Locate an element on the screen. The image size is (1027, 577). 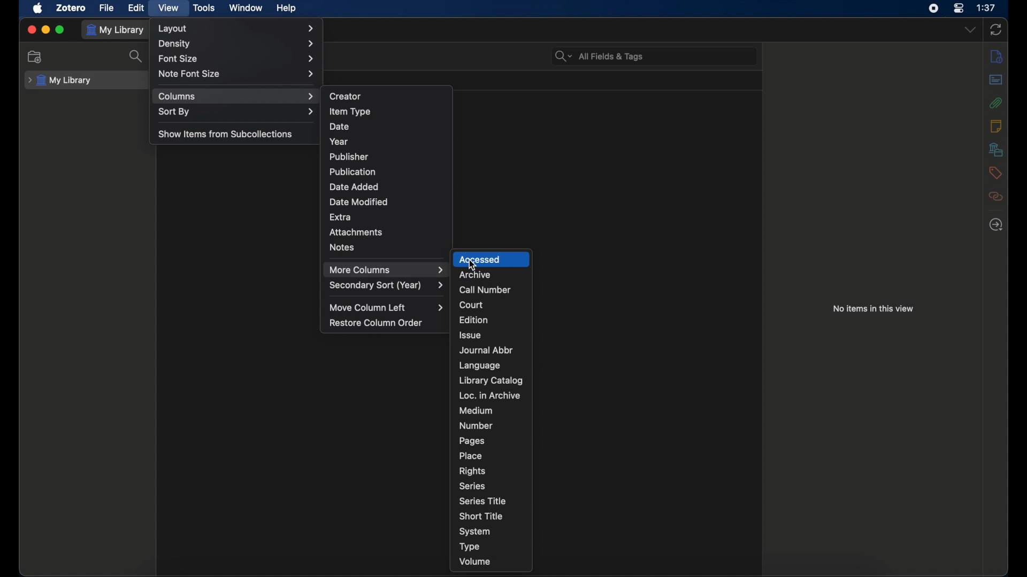
tags is located at coordinates (995, 173).